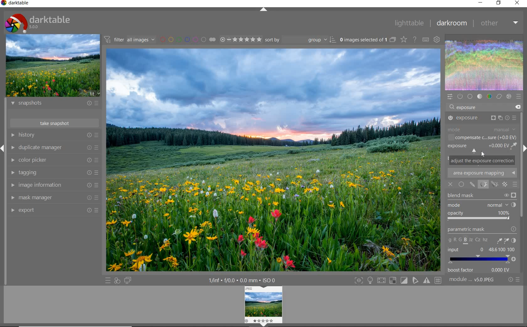  I want to click on quick access for applying any of your styles, so click(117, 281).